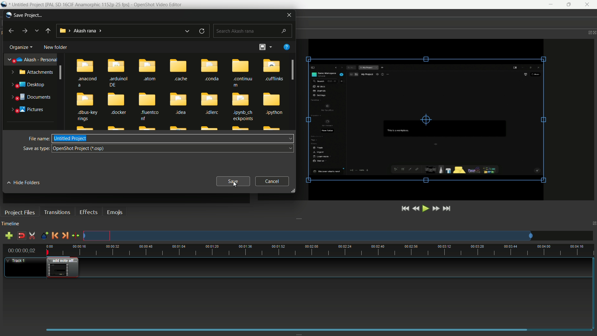  What do you see at coordinates (32, 236) in the screenshot?
I see `enable razor` at bounding box center [32, 236].